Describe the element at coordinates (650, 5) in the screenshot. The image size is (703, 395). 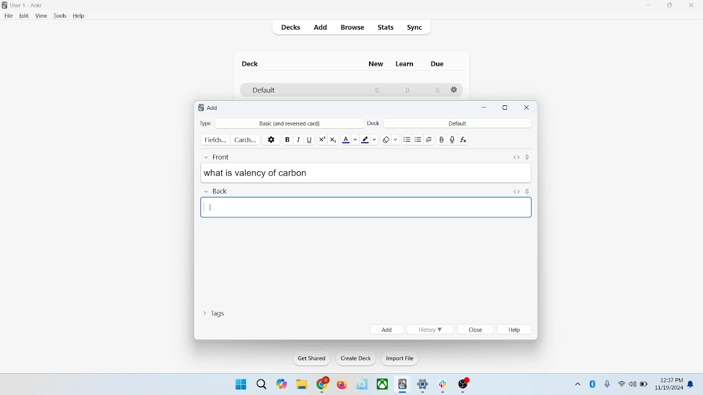
I see `minimize` at that location.